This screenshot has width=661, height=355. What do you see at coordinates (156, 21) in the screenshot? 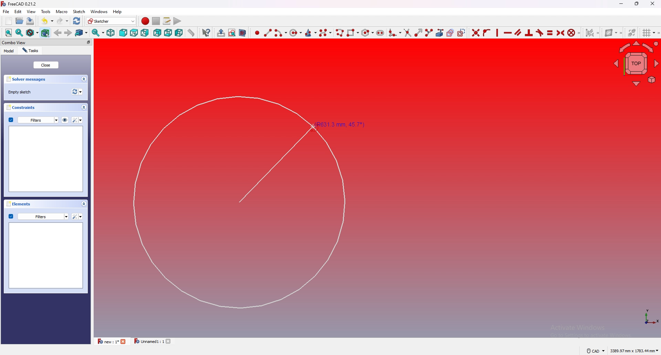
I see `stop macro` at bounding box center [156, 21].